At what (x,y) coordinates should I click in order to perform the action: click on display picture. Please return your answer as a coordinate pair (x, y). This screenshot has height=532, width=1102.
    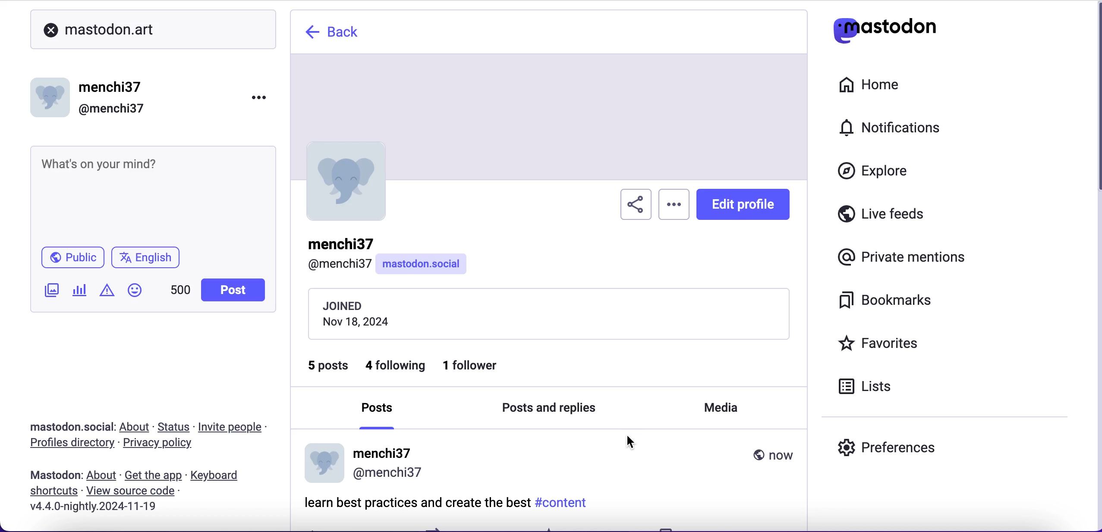
    Looking at the image, I should click on (52, 94).